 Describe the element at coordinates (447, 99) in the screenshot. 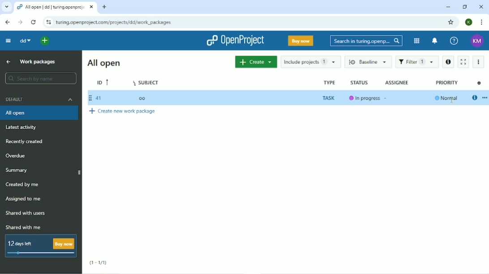

I see `Normal` at that location.